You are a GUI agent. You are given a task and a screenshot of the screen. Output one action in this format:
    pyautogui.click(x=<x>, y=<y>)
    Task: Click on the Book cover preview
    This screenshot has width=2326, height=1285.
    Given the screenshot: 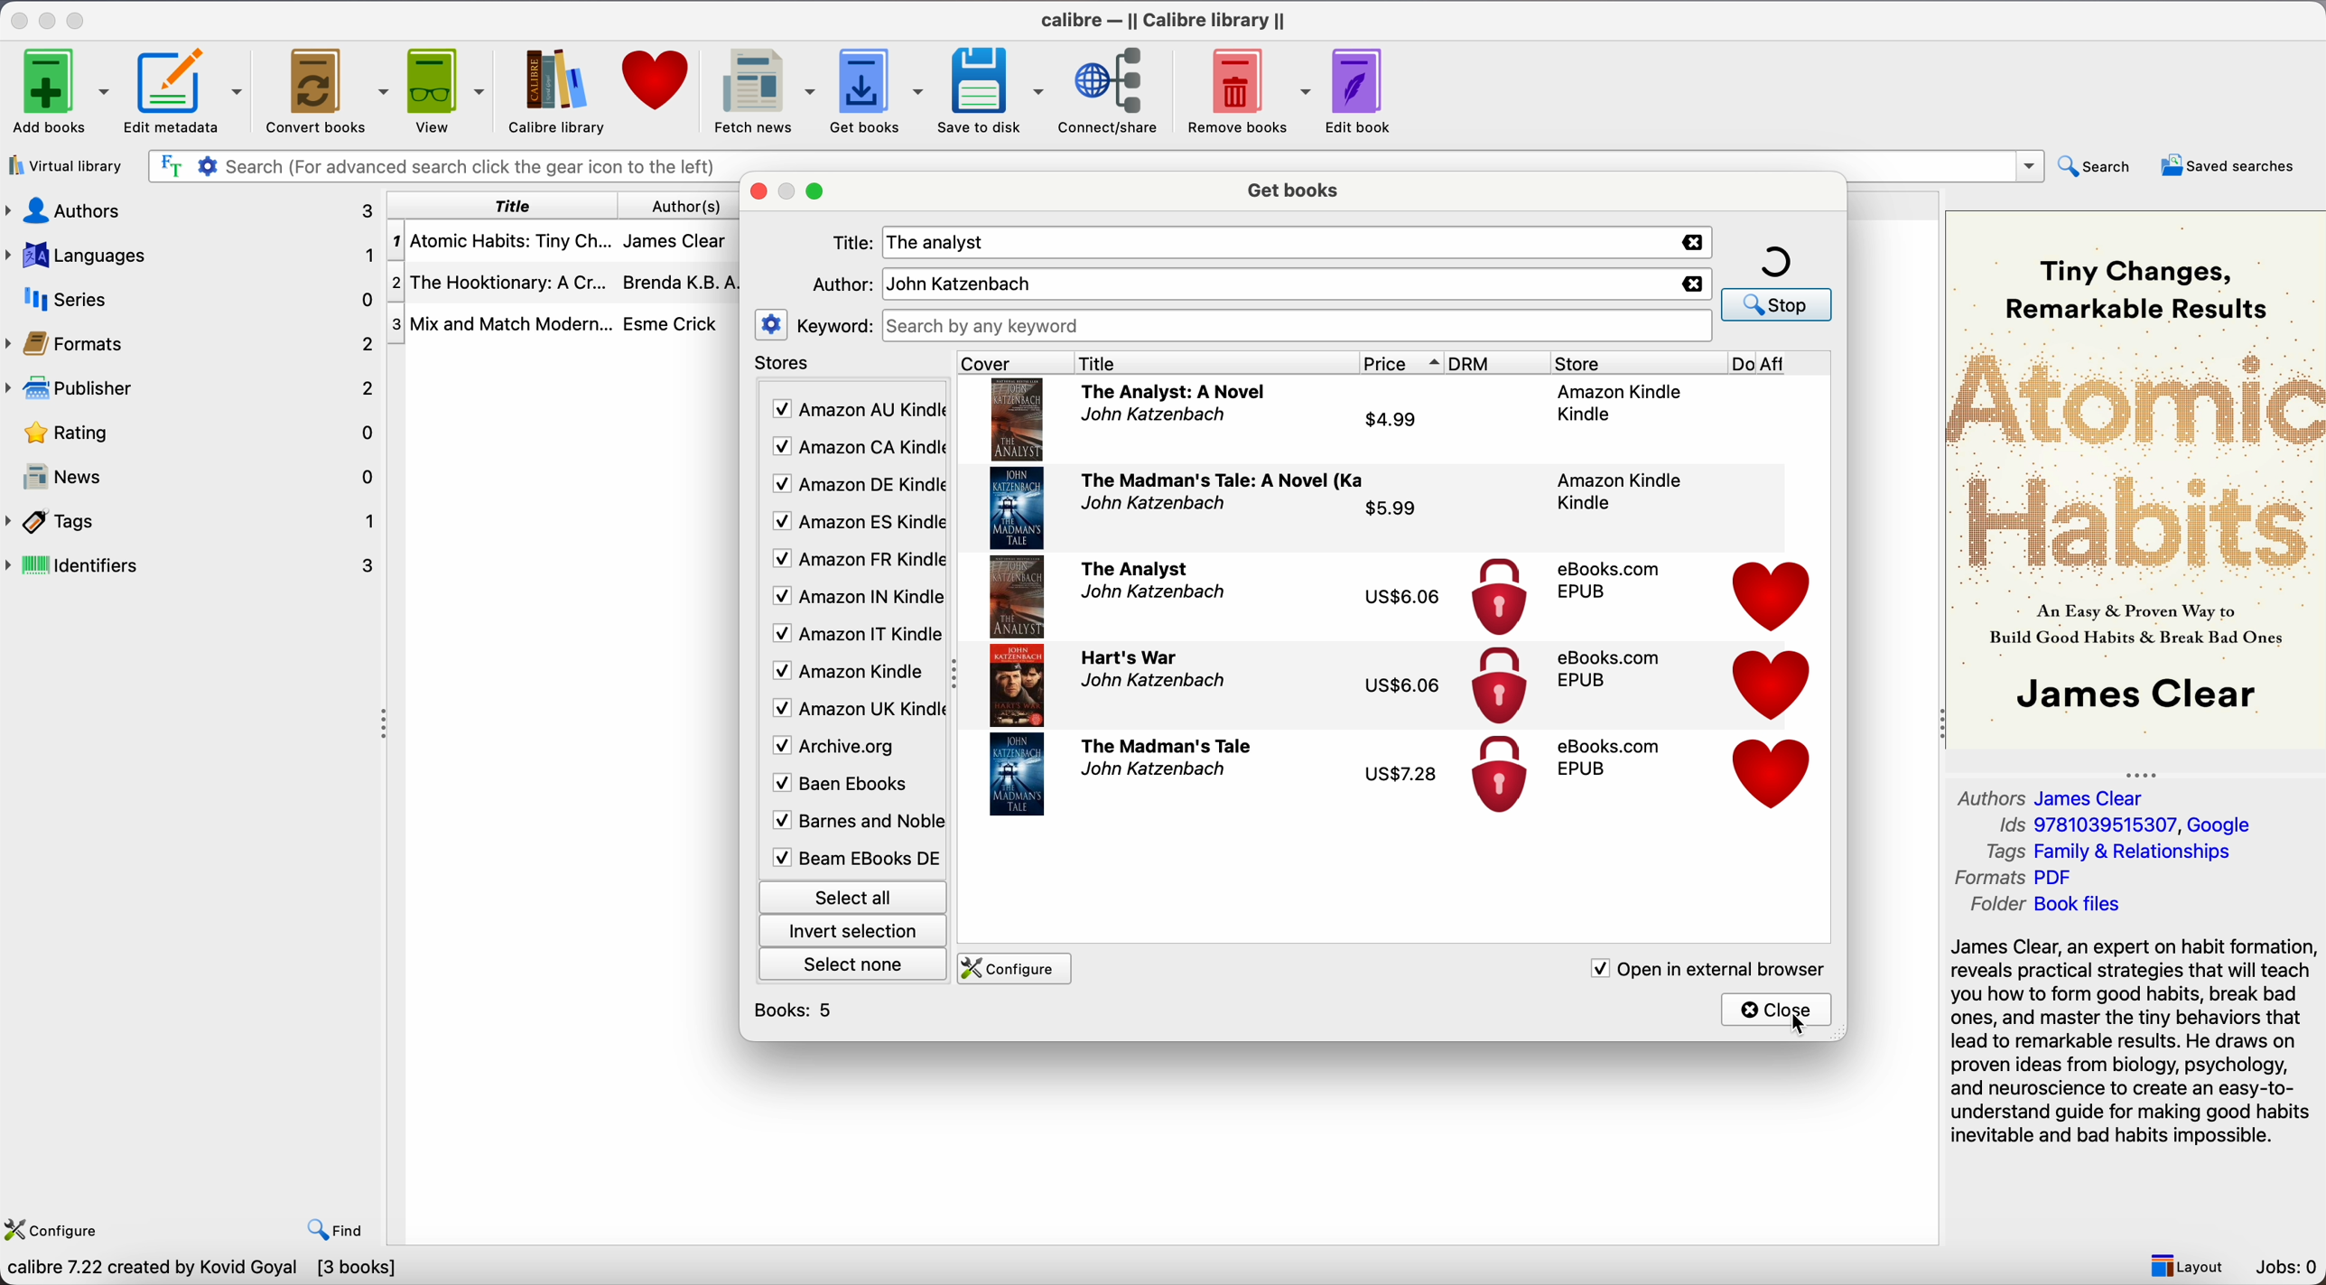 What is the action you would take?
    pyautogui.click(x=2135, y=478)
    